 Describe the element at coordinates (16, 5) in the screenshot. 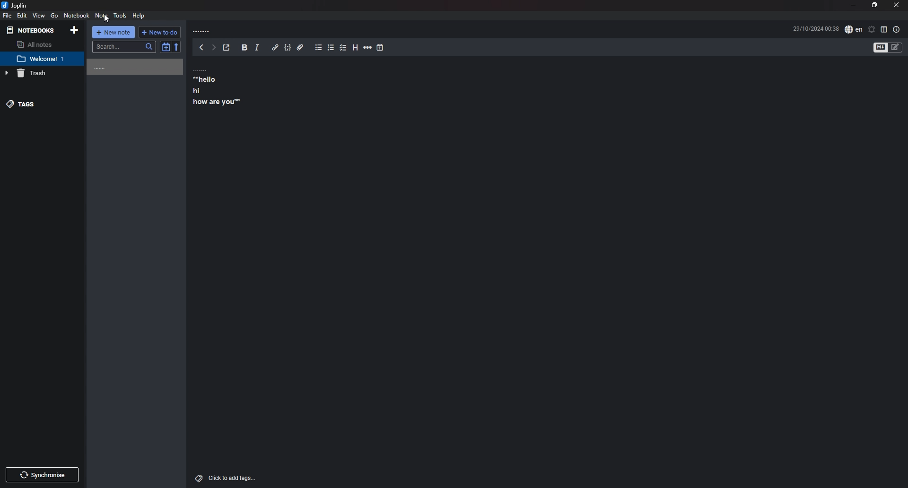

I see `joplin` at that location.